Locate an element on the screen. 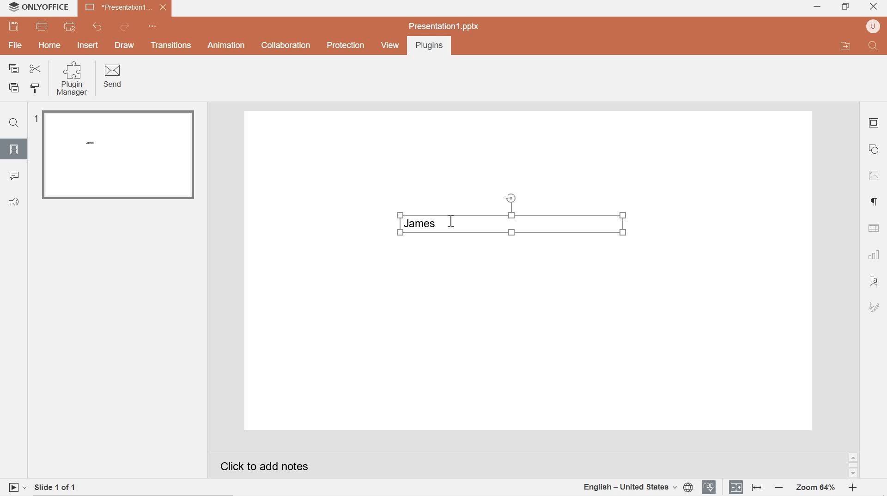 The height and width of the screenshot is (496, 887). close is located at coordinates (875, 5).